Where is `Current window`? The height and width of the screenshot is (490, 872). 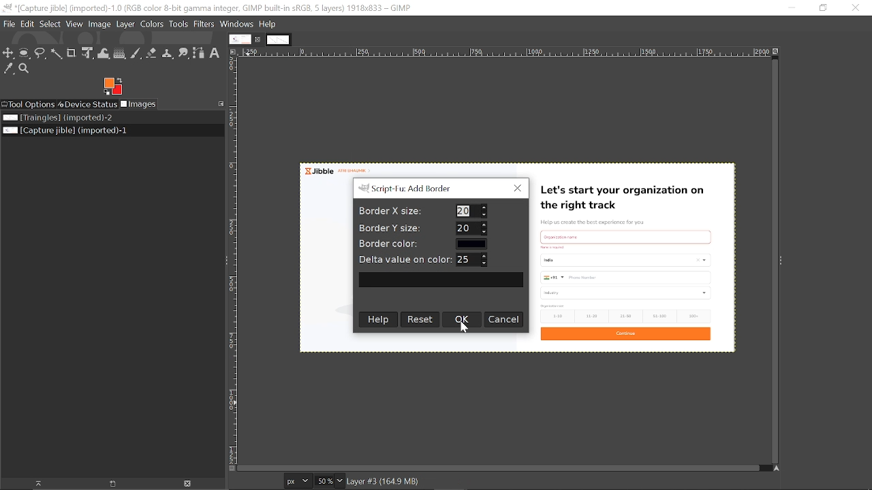
Current window is located at coordinates (211, 8).